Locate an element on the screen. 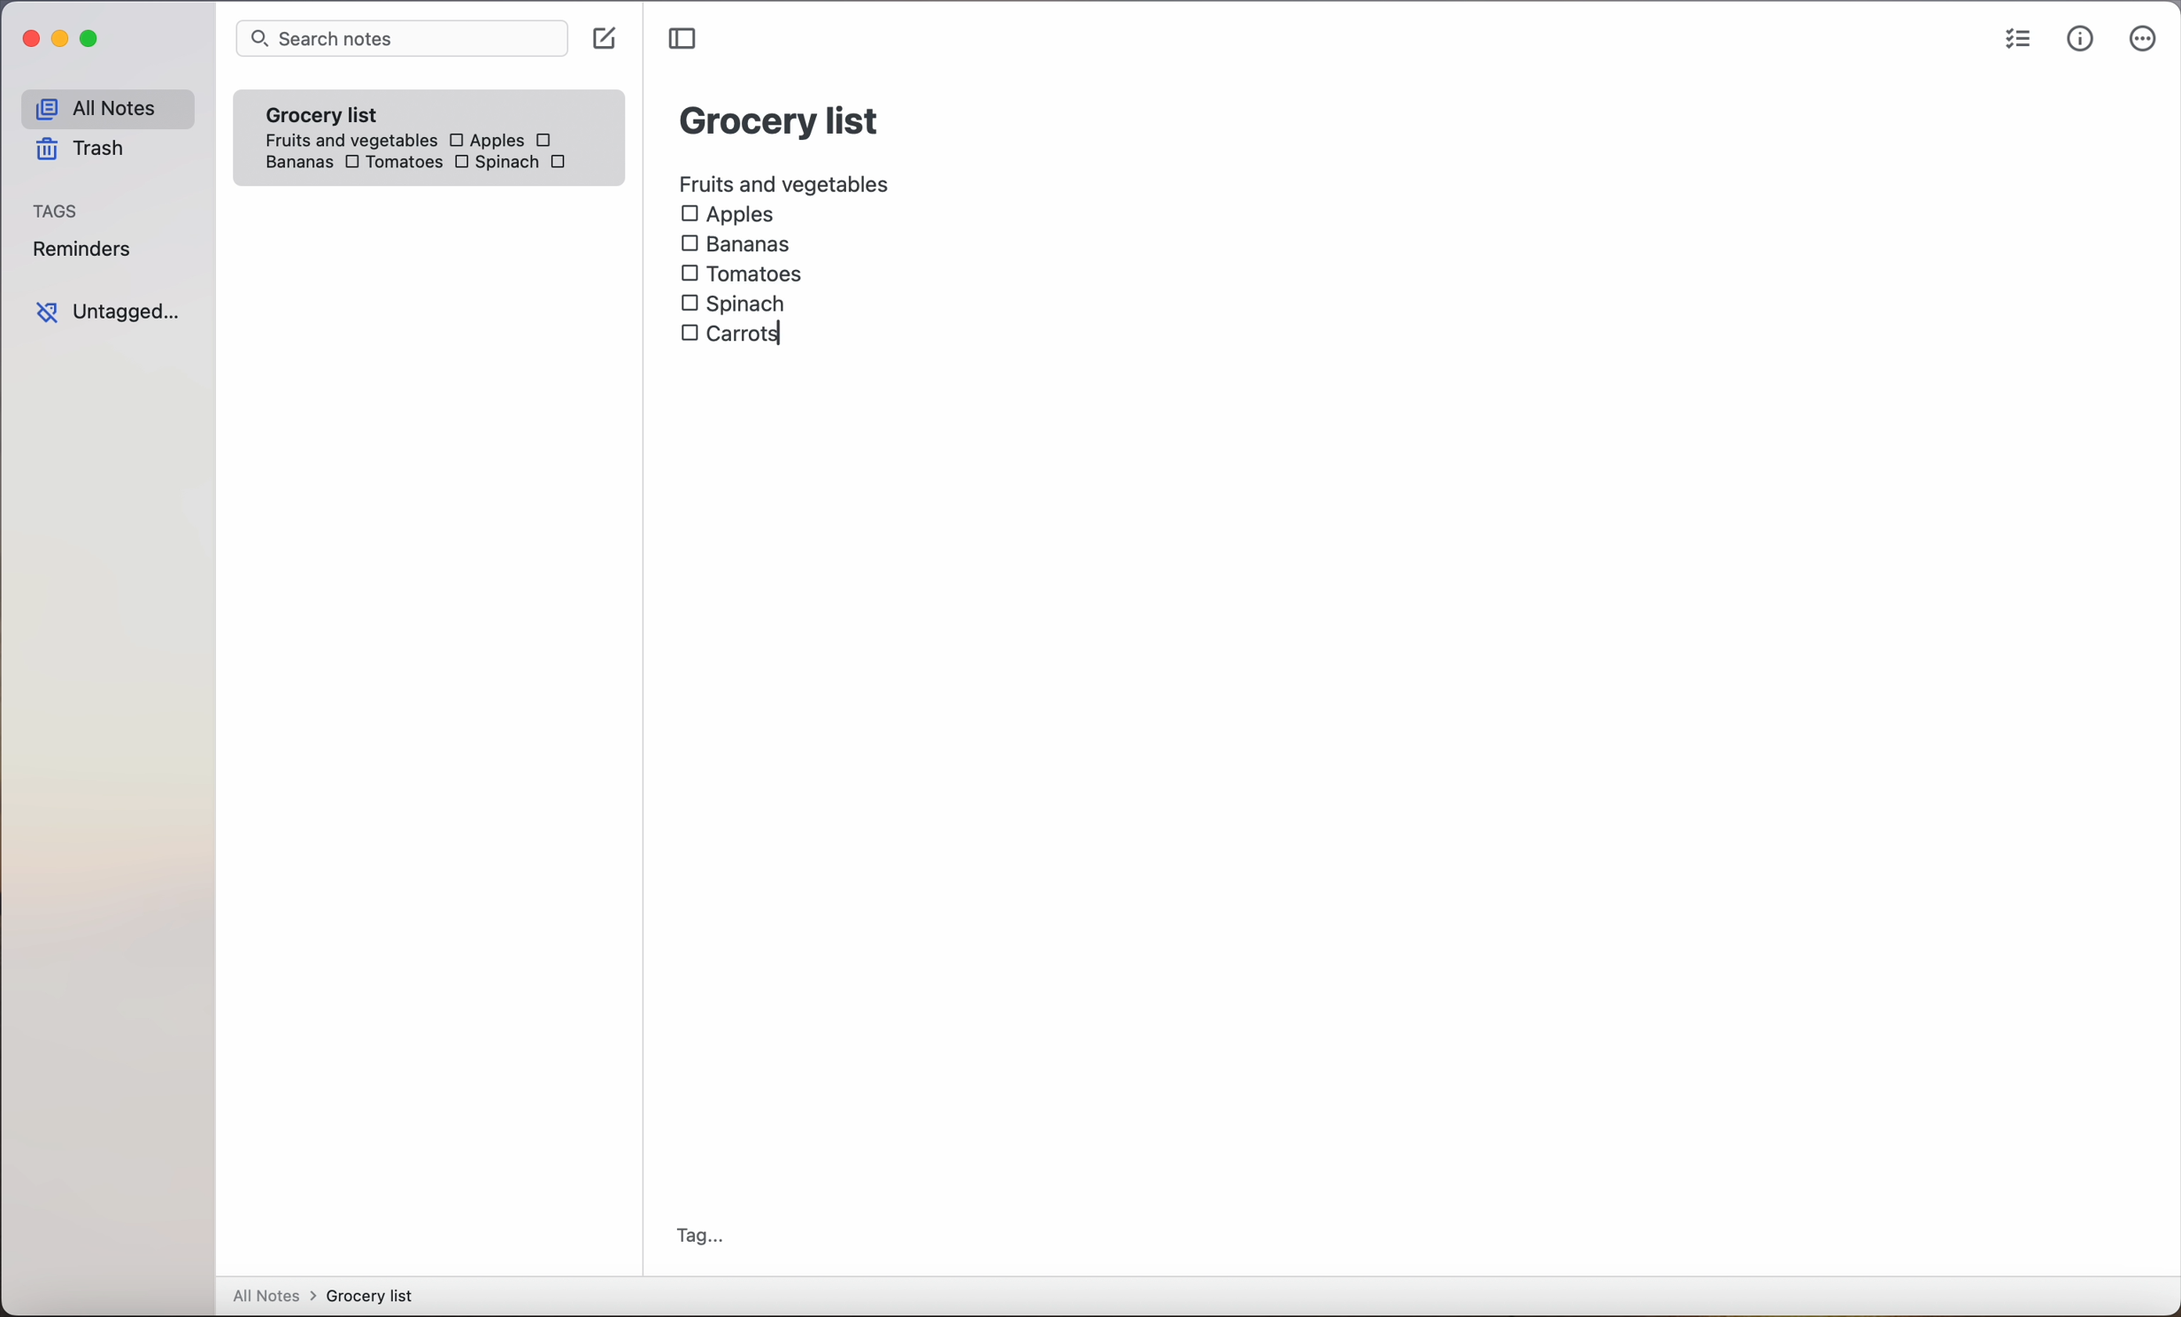 This screenshot has height=1317, width=2181. Apples checkbox is located at coordinates (728, 215).